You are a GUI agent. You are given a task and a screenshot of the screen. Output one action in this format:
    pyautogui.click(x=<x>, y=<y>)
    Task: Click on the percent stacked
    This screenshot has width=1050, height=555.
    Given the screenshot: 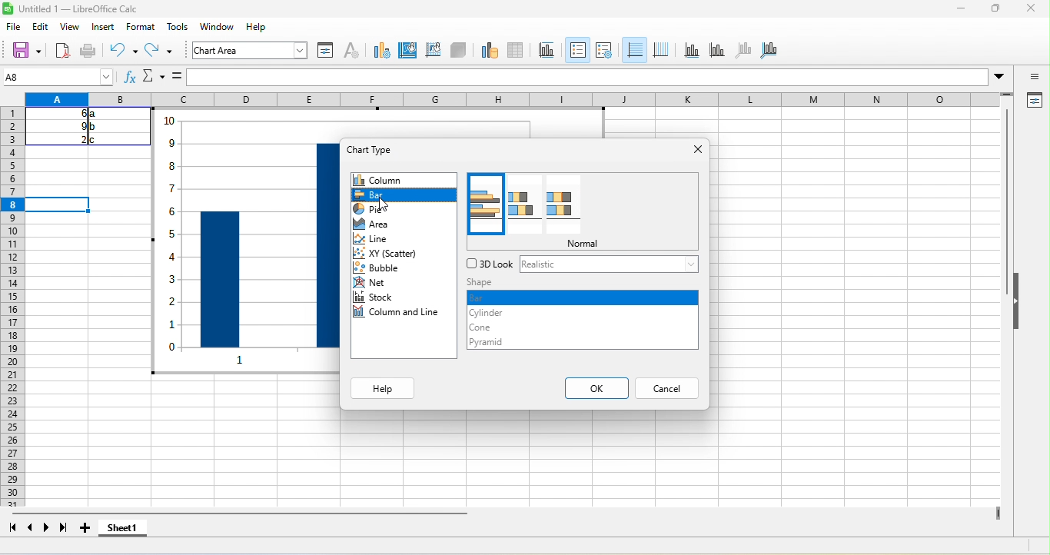 What is the action you would take?
    pyautogui.click(x=559, y=206)
    